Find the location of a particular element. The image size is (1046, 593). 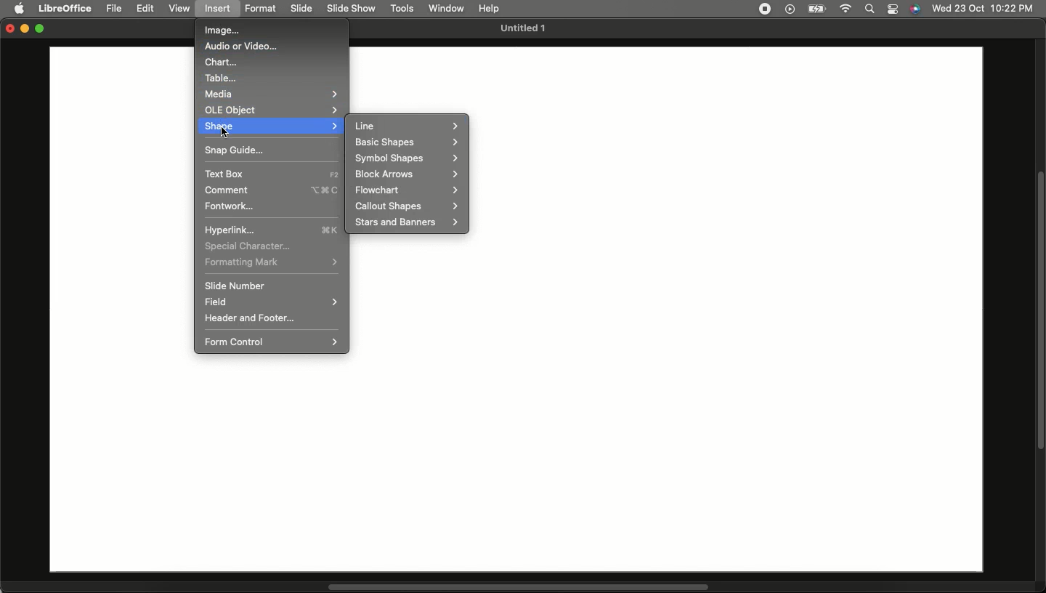

Fontwork is located at coordinates (230, 206).